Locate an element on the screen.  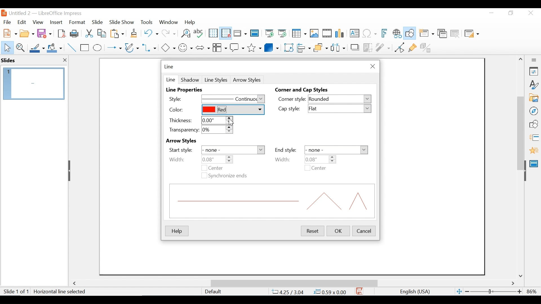
Default is located at coordinates (213, 292).